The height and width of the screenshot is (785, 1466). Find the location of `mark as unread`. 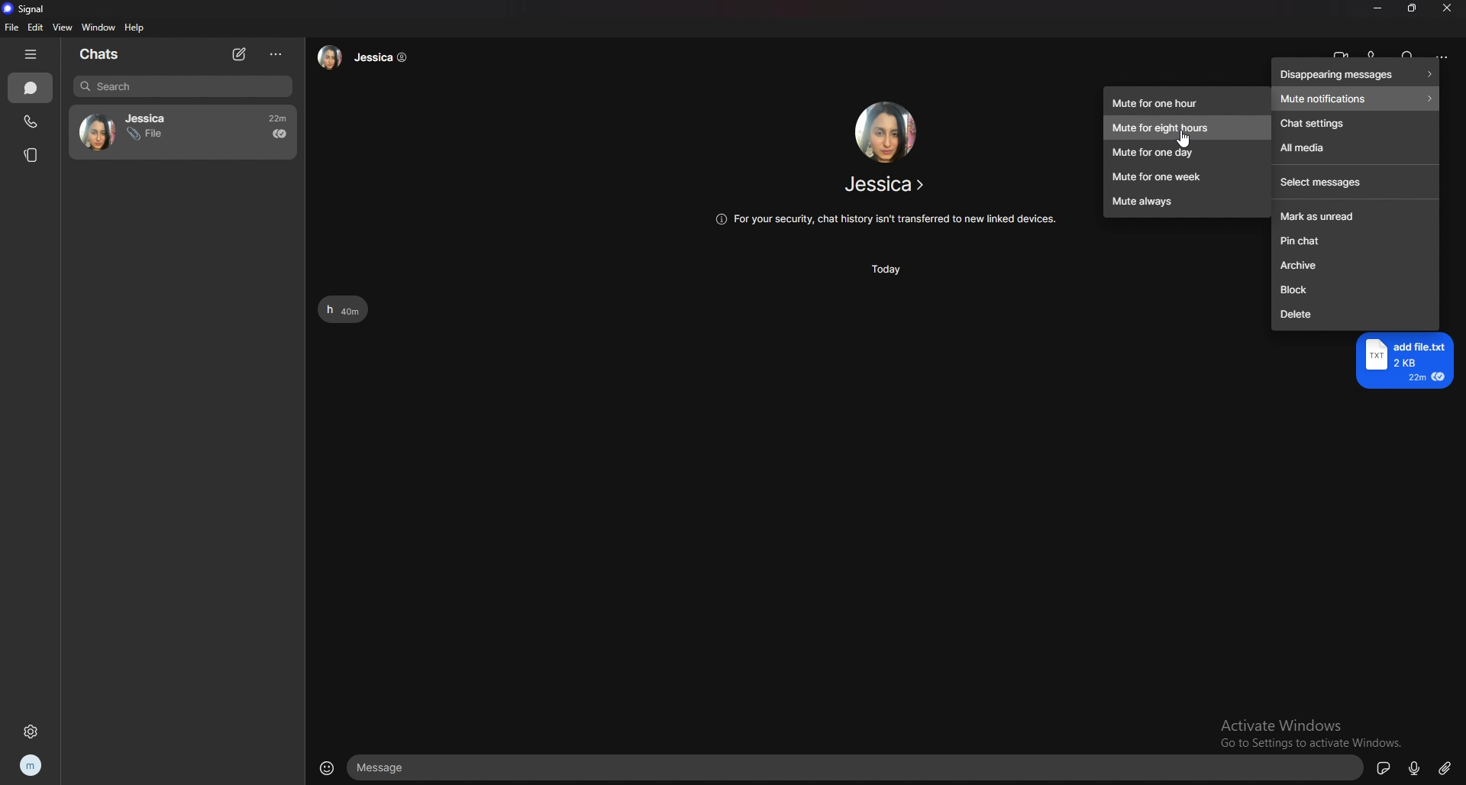

mark as unread is located at coordinates (1355, 216).